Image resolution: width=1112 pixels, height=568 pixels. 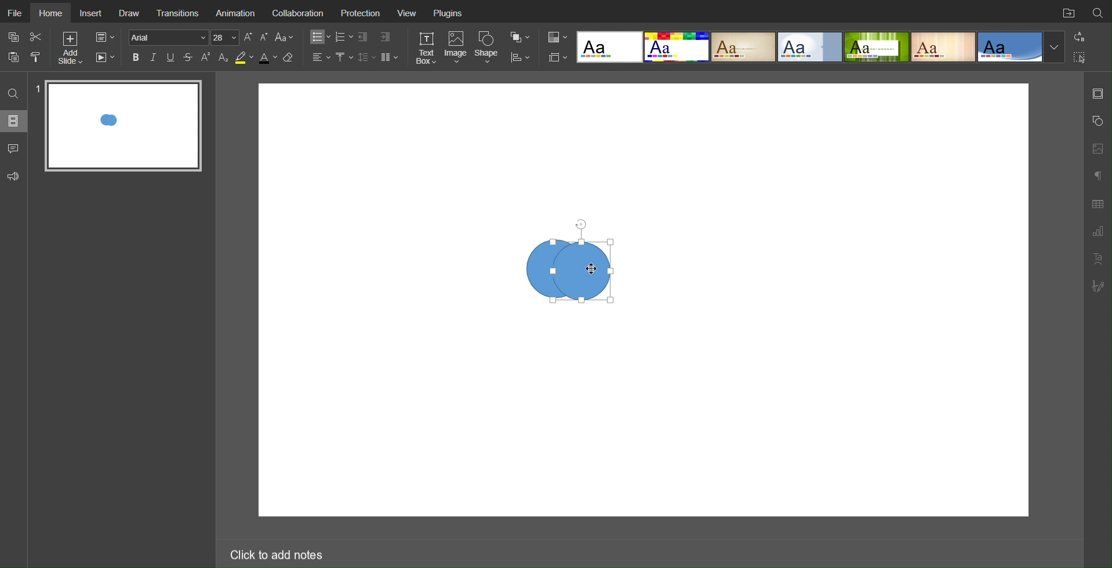 What do you see at coordinates (344, 57) in the screenshot?
I see `Vertical Alignment` at bounding box center [344, 57].